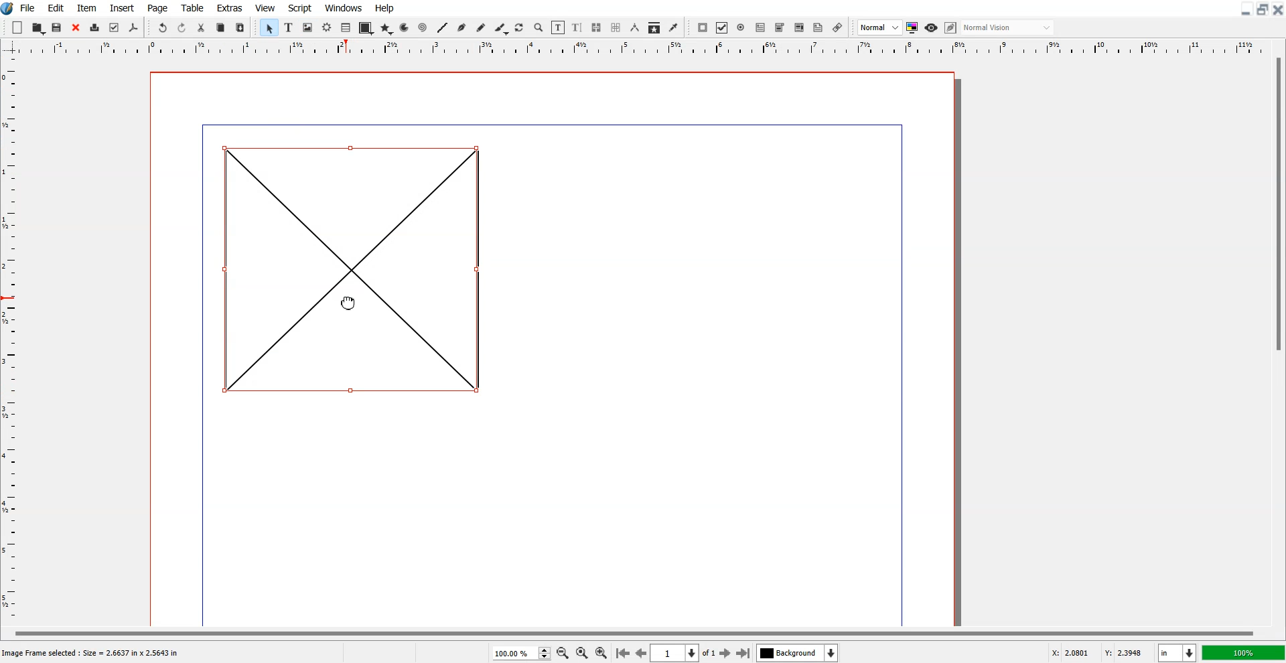 The image size is (1286, 663). What do you see at coordinates (800, 27) in the screenshot?
I see `PDF List Box` at bounding box center [800, 27].